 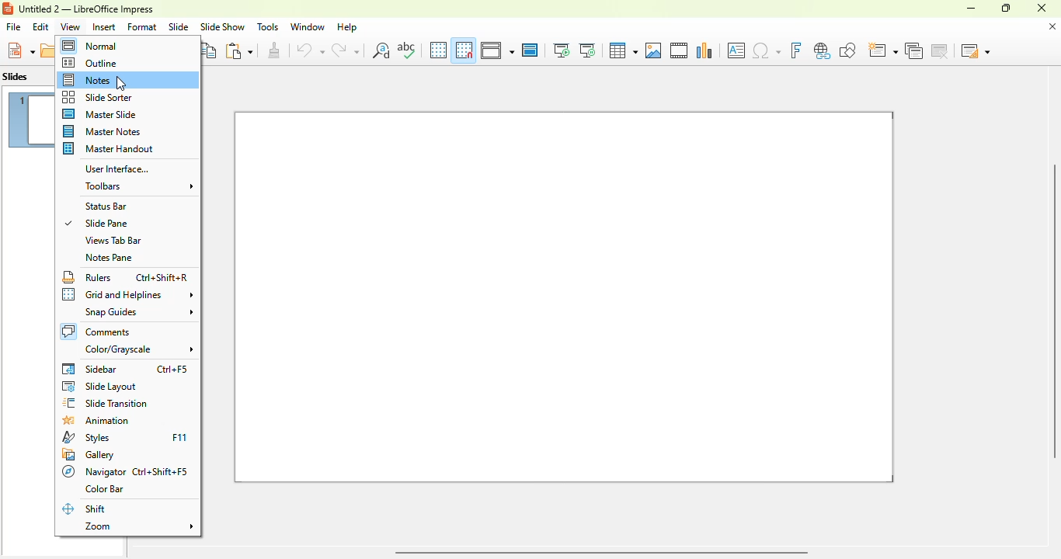 I want to click on slide, so click(x=179, y=26).